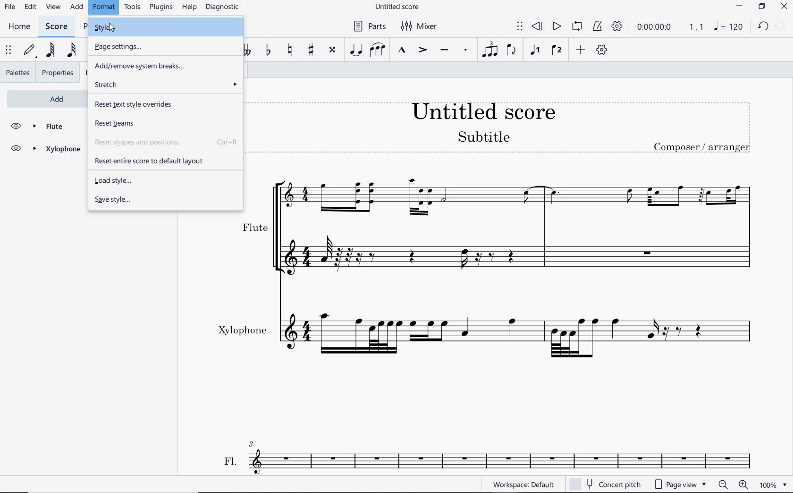 The image size is (793, 493). I want to click on stretch, so click(168, 85).